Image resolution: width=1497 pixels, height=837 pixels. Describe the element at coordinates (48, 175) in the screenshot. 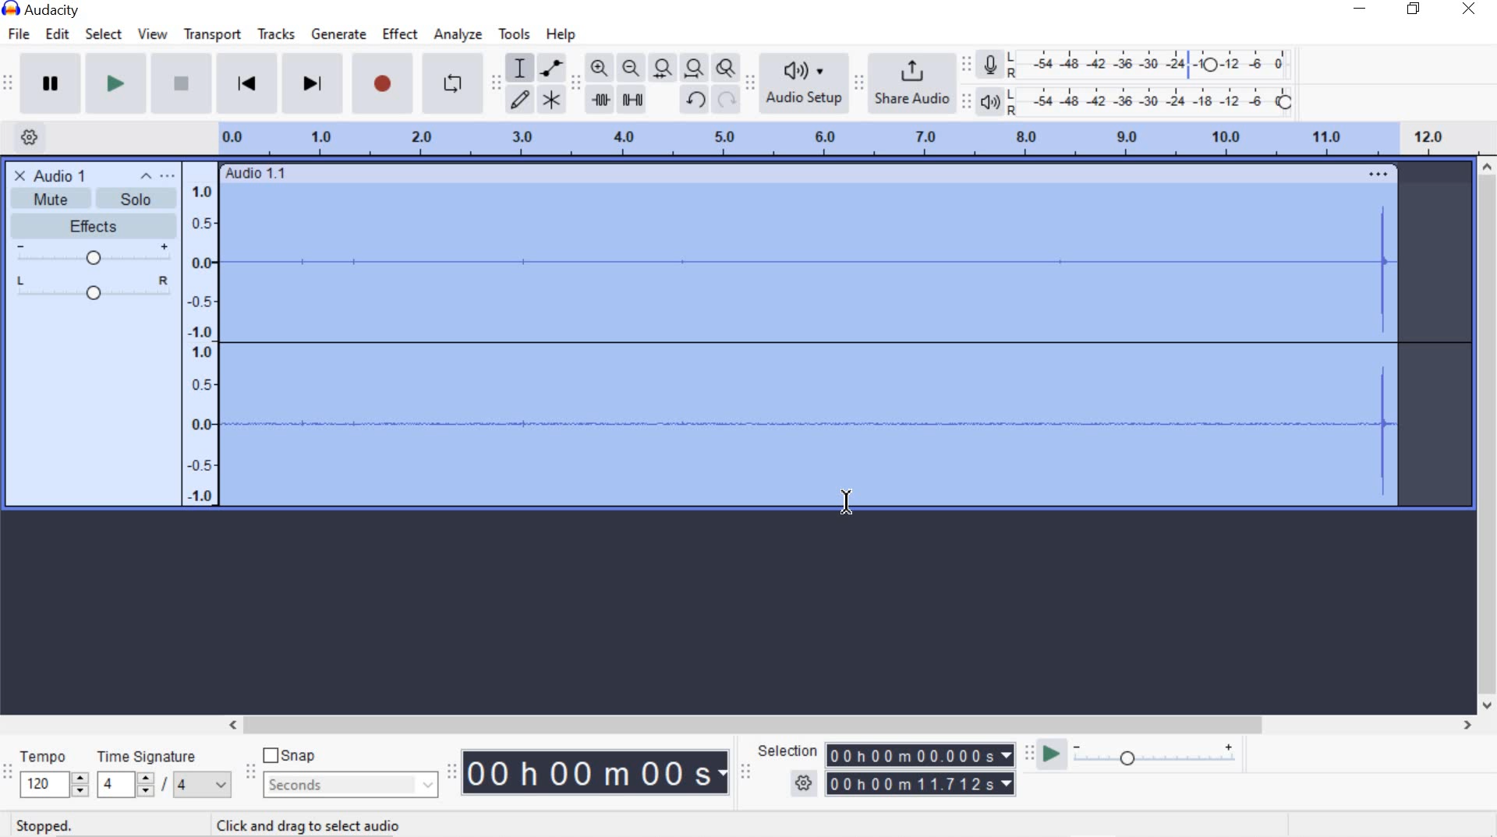

I see `Audio 1` at that location.